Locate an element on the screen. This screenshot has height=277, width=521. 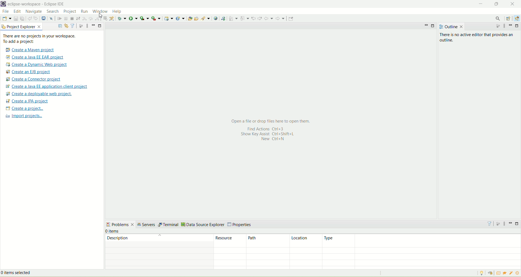
search is located at coordinates (52, 12).